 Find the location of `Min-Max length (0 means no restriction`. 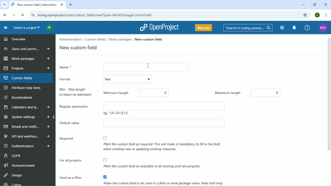

Min-Max length (0 means no restriction is located at coordinates (75, 93).